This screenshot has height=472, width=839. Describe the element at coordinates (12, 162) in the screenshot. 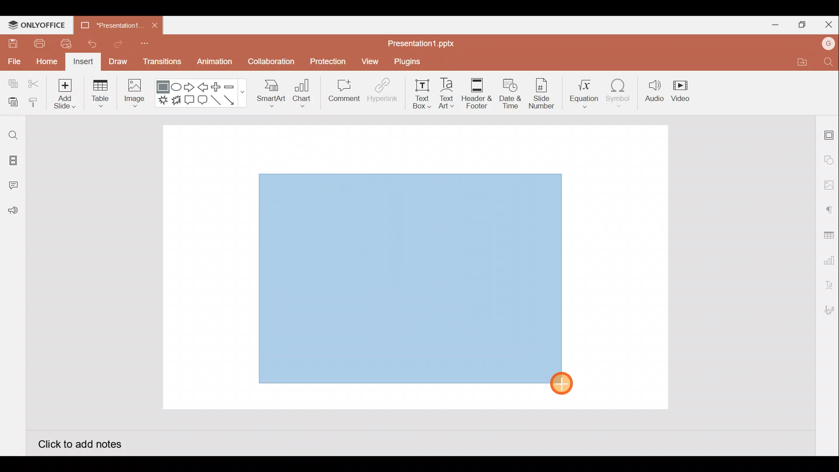

I see `Slides` at that location.